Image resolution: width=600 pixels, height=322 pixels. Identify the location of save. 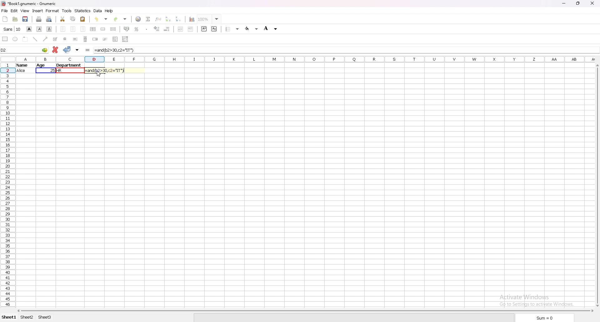
(25, 19).